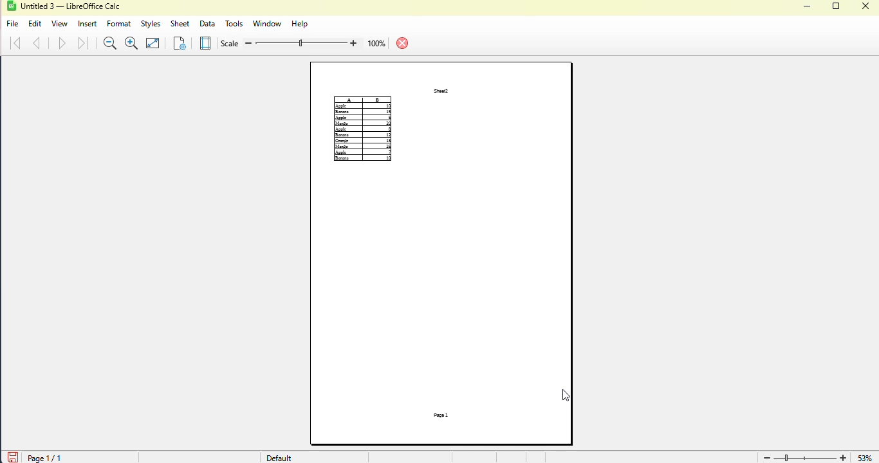 This screenshot has height=463, width=879. I want to click on format, so click(119, 24).